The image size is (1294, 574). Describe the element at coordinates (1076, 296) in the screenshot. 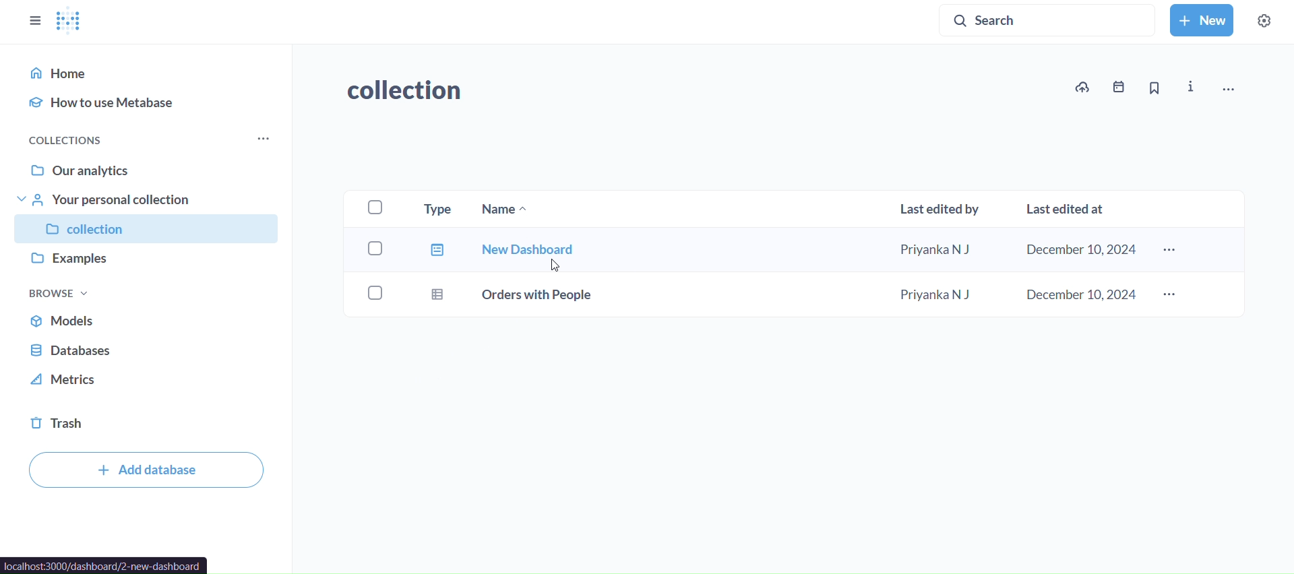

I see `december 10,2024` at that location.